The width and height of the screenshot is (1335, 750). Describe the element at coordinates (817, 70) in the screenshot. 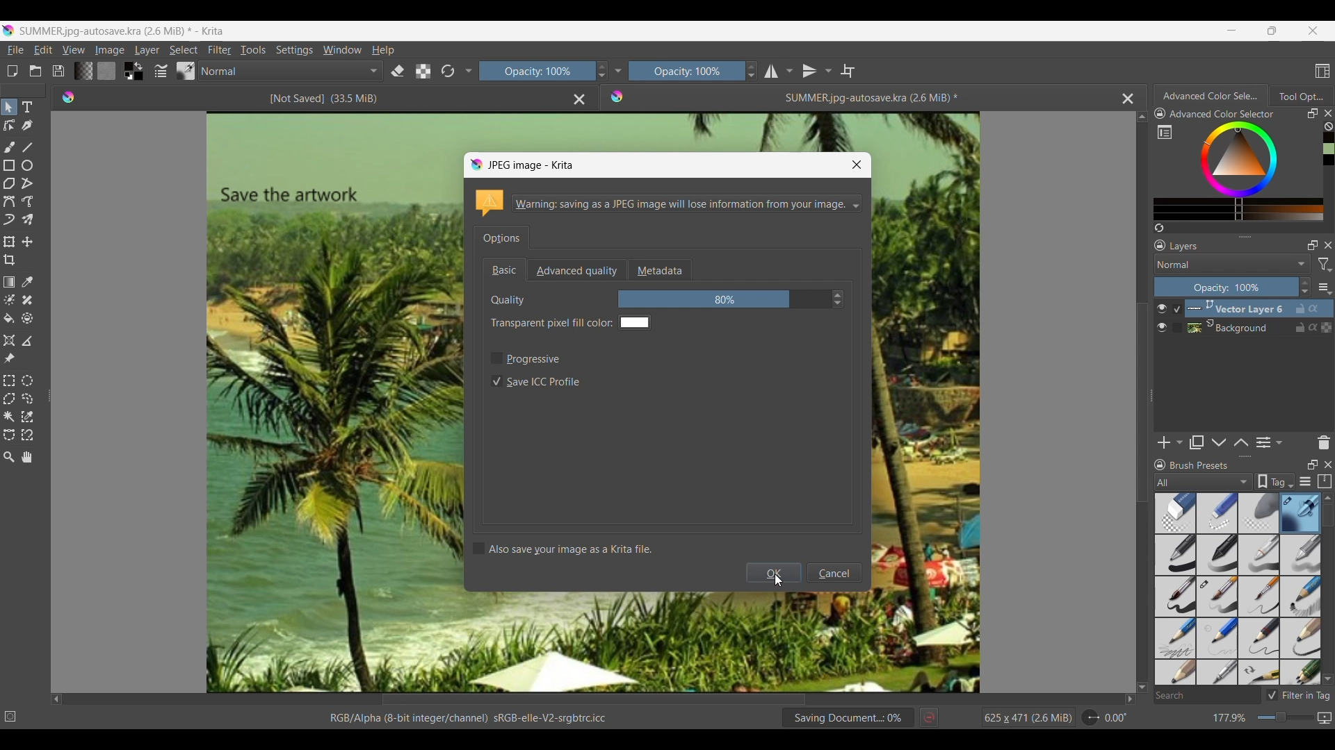

I see `Vertical mirror tool and options` at that location.